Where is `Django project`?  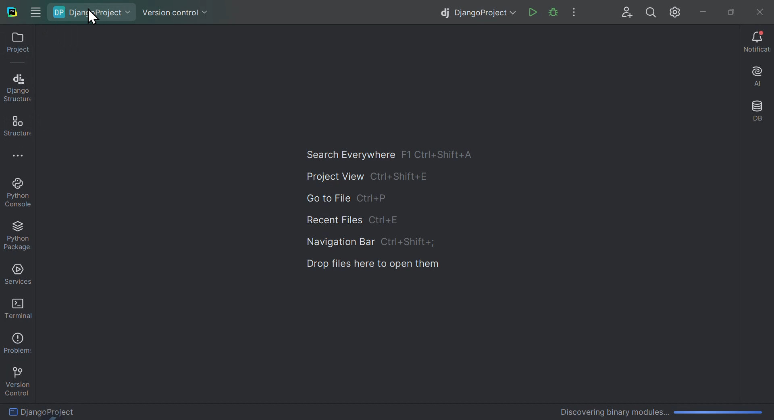 Django project is located at coordinates (95, 12).